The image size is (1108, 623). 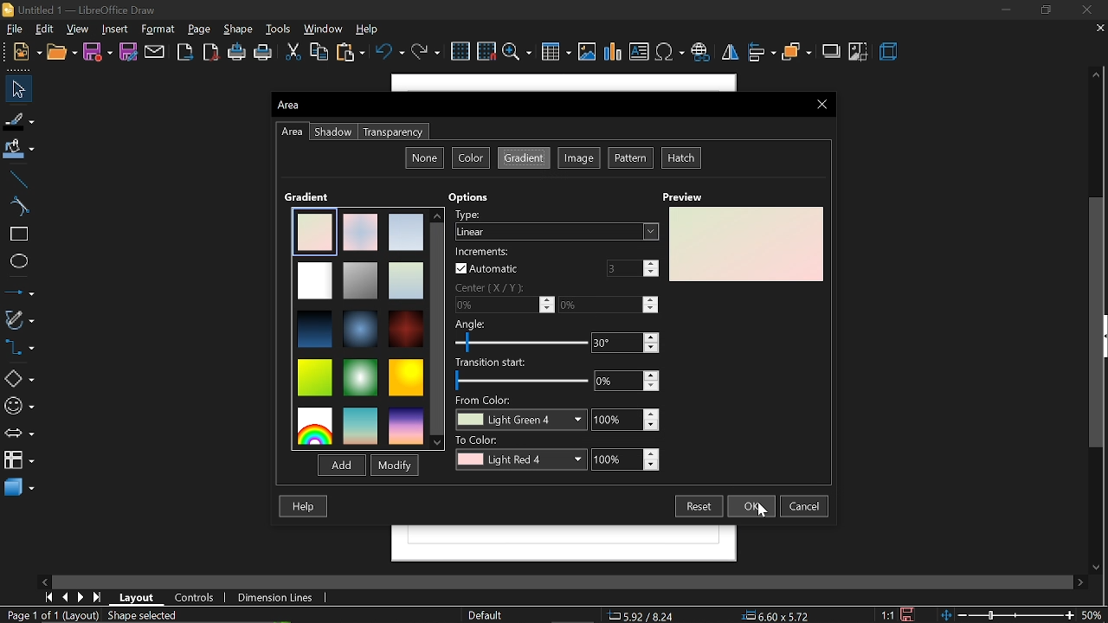 What do you see at coordinates (61, 53) in the screenshot?
I see `open` at bounding box center [61, 53].